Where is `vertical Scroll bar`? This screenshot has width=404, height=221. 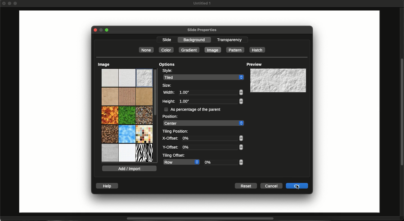 vertical Scroll bar is located at coordinates (401, 111).